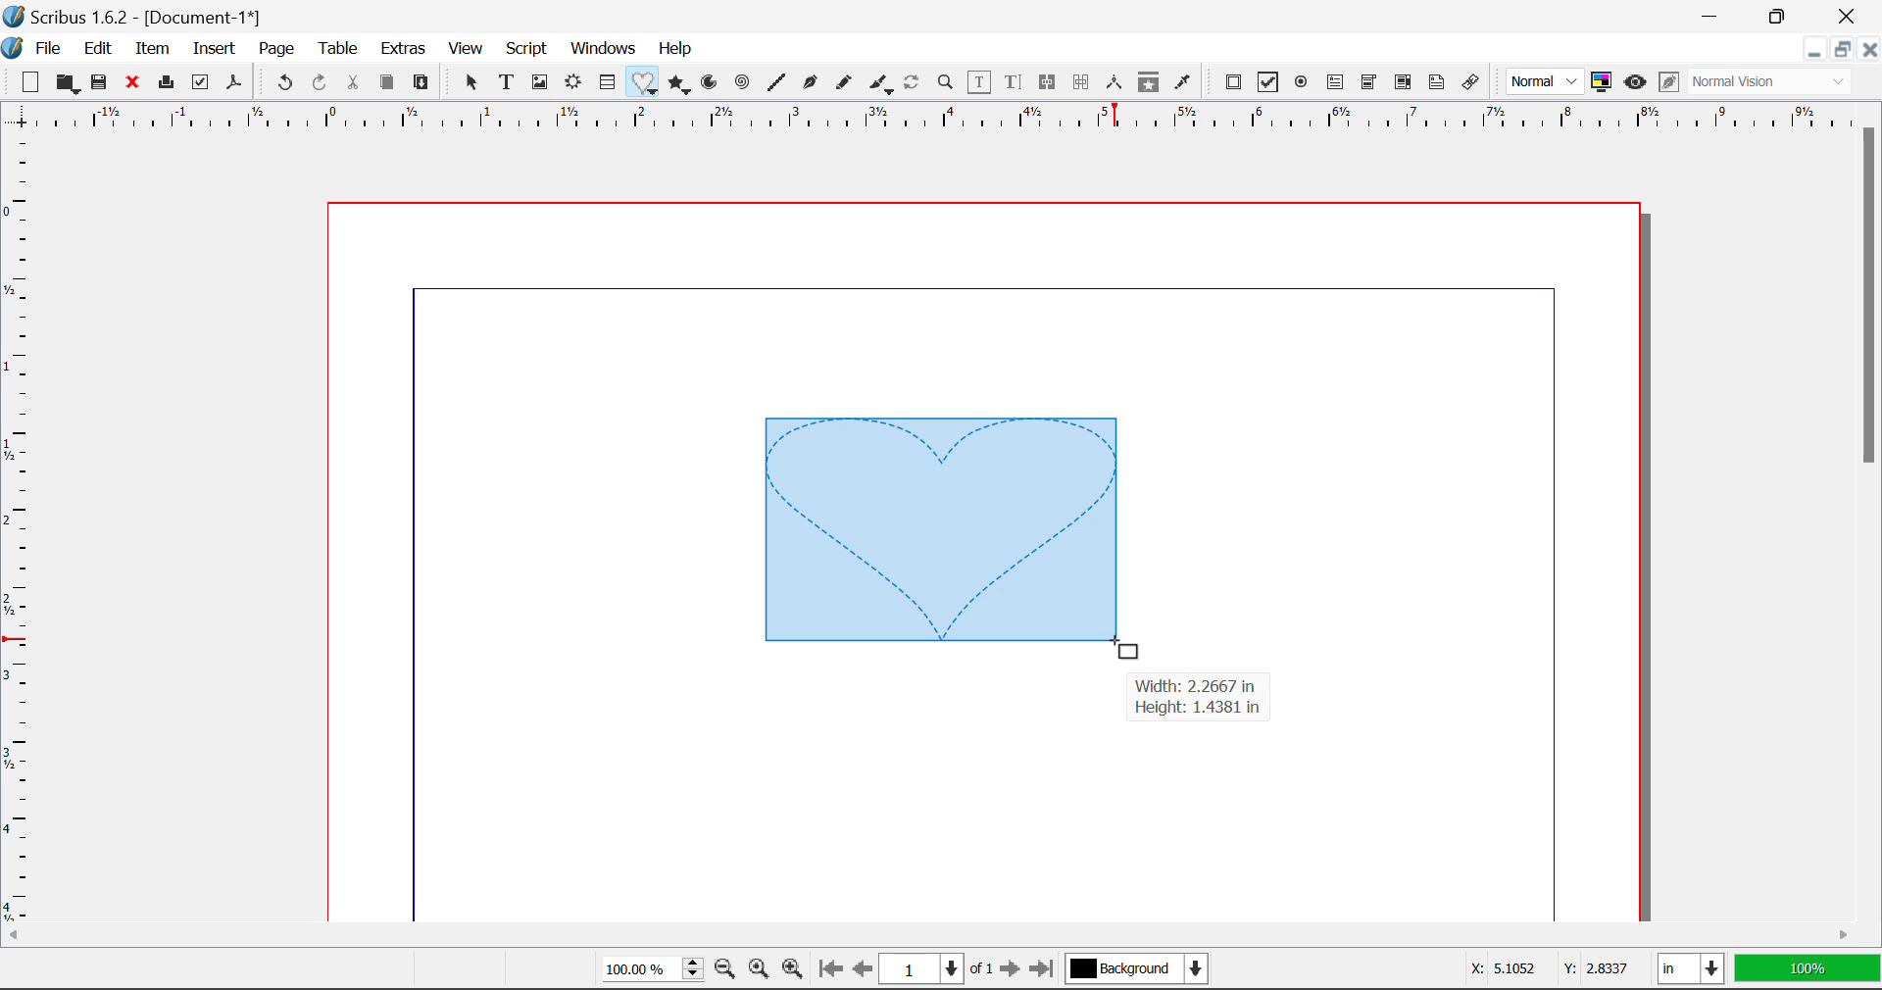 The height and width of the screenshot is (990, 1882). Describe the element at coordinates (1504, 970) in the screenshot. I see `X: 5.1052` at that location.